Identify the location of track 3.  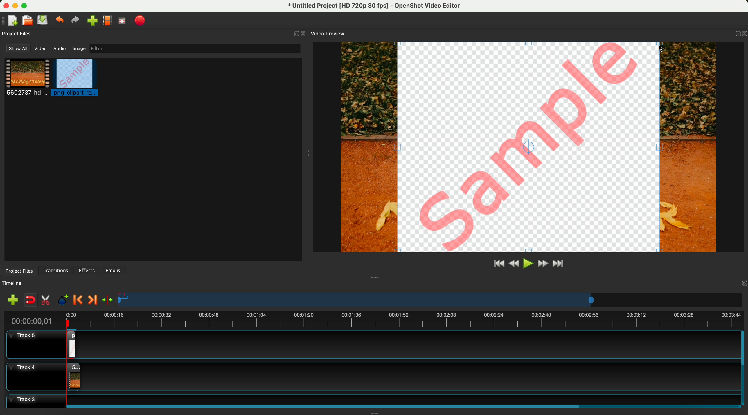
(370, 399).